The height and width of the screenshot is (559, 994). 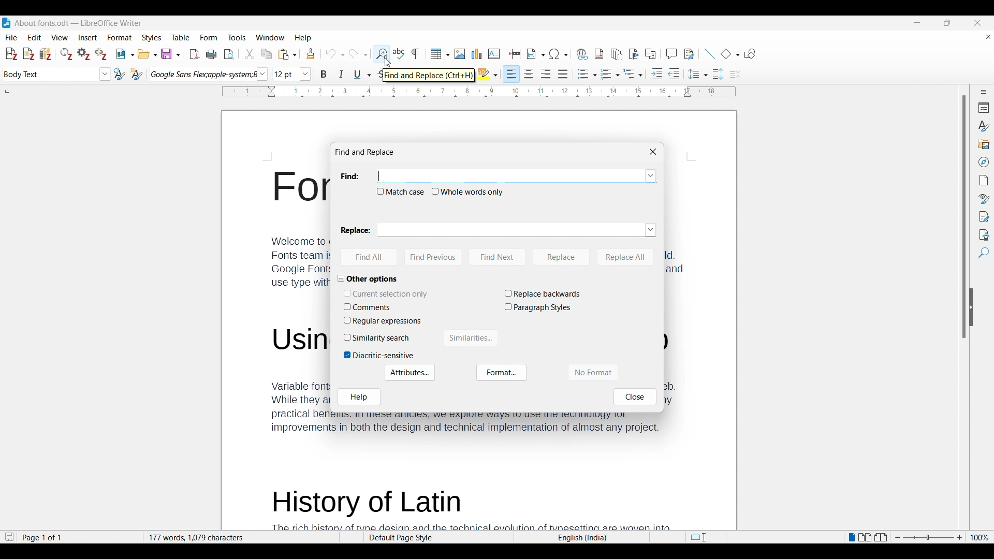 I want to click on Zoom in, so click(x=960, y=538).